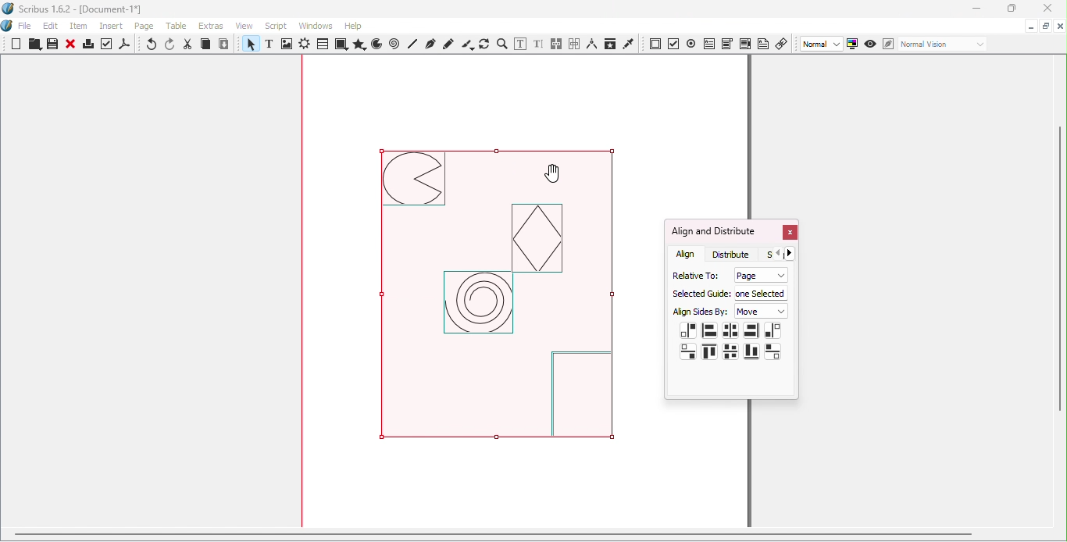 This screenshot has height=542, width=1067. I want to click on Bezier curve tool, so click(430, 44).